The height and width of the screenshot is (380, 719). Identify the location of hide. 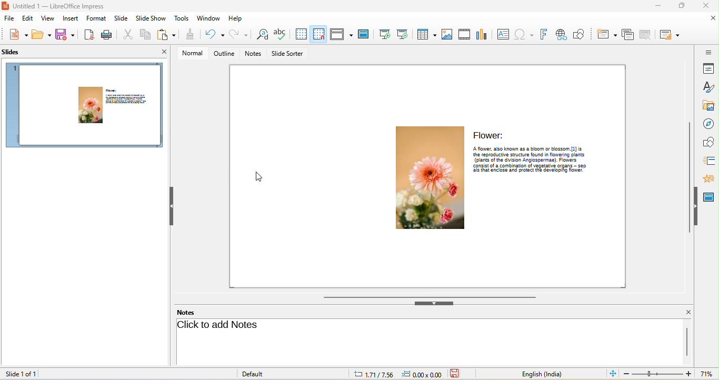
(174, 207).